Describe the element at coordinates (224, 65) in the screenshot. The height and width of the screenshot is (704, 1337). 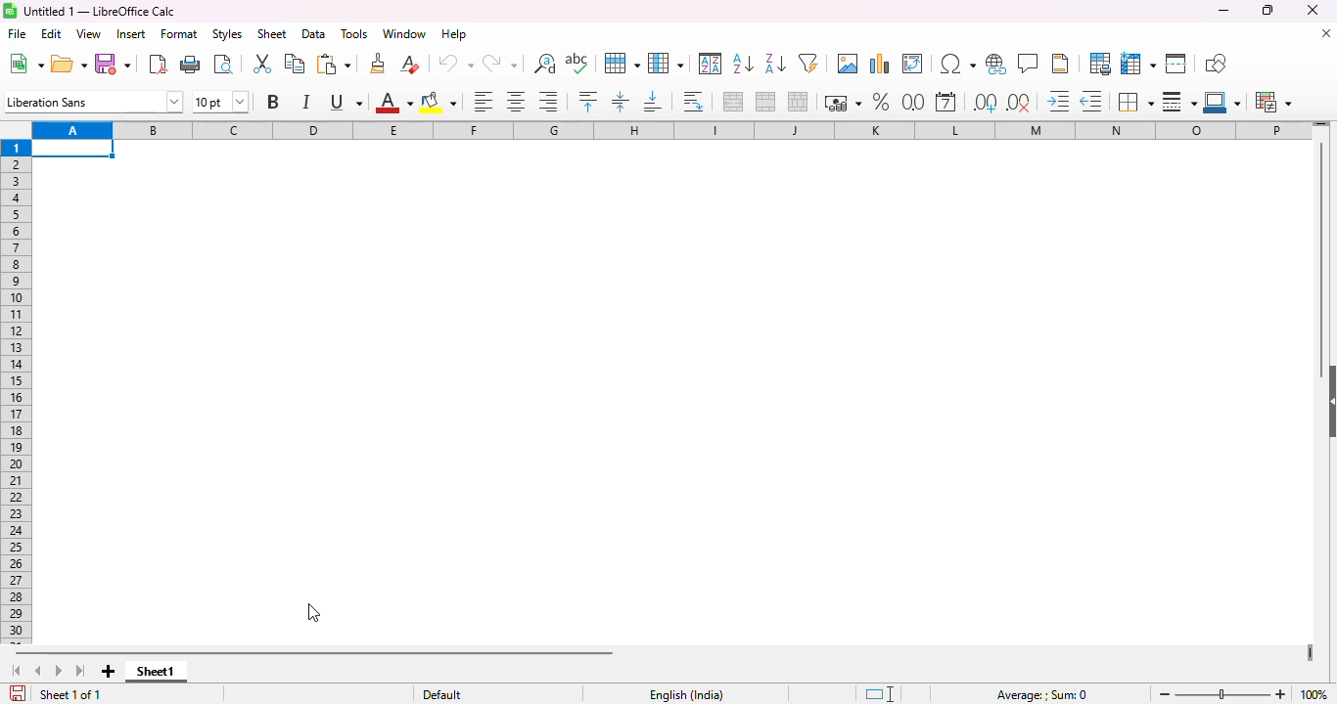
I see `toggle print preview` at that location.